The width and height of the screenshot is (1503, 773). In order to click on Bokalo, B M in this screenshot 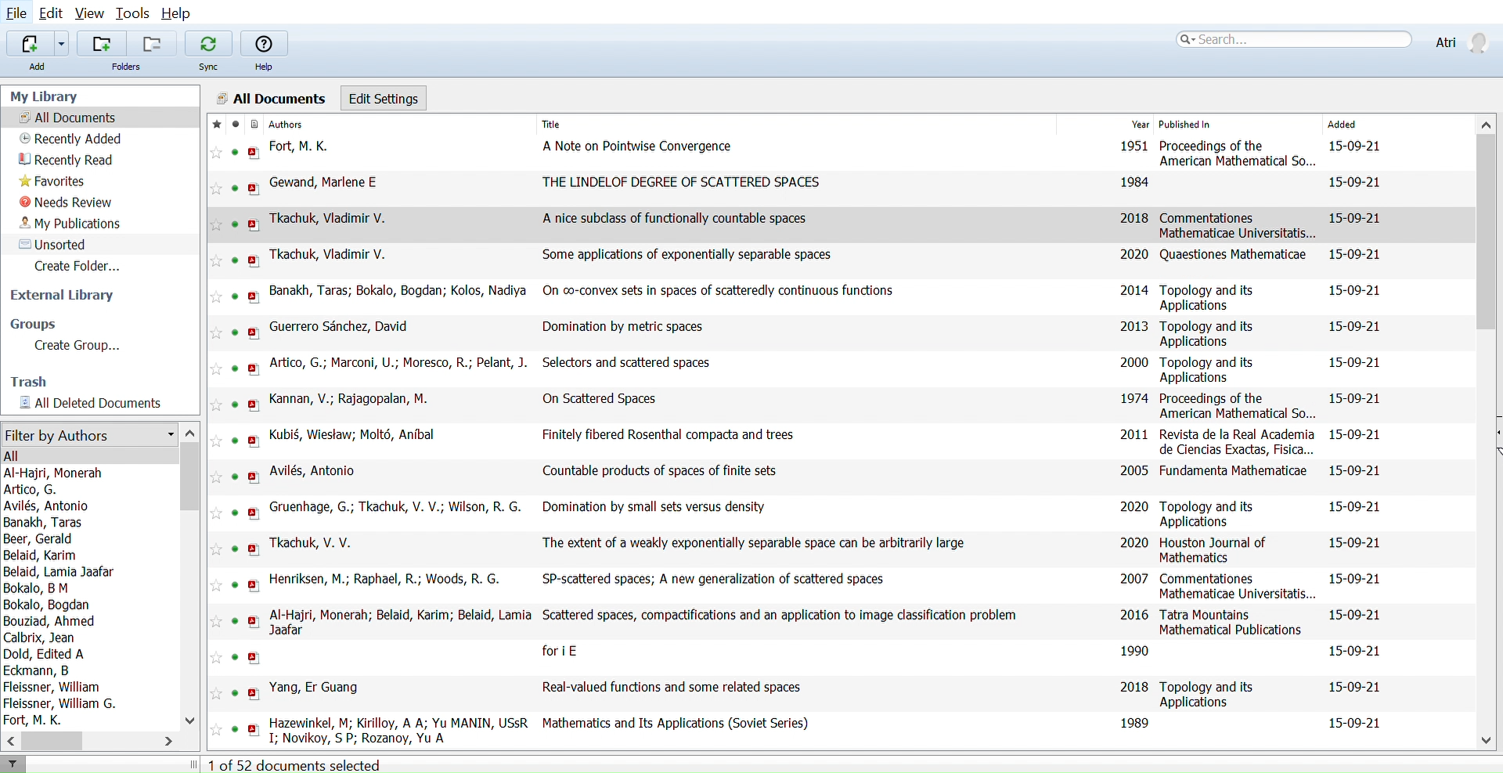, I will do `click(35, 588)`.